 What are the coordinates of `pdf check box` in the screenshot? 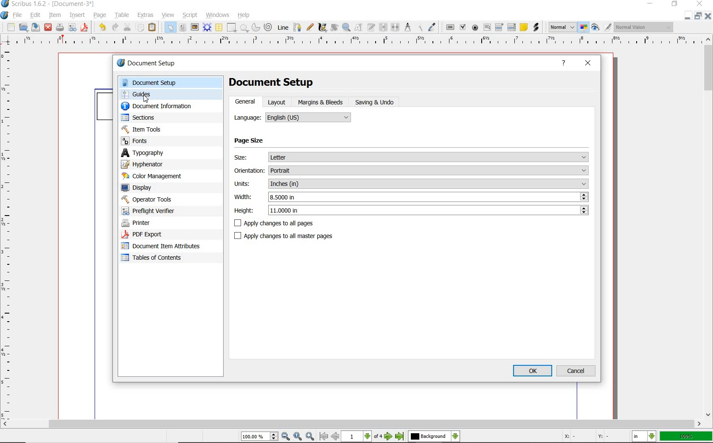 It's located at (462, 26).